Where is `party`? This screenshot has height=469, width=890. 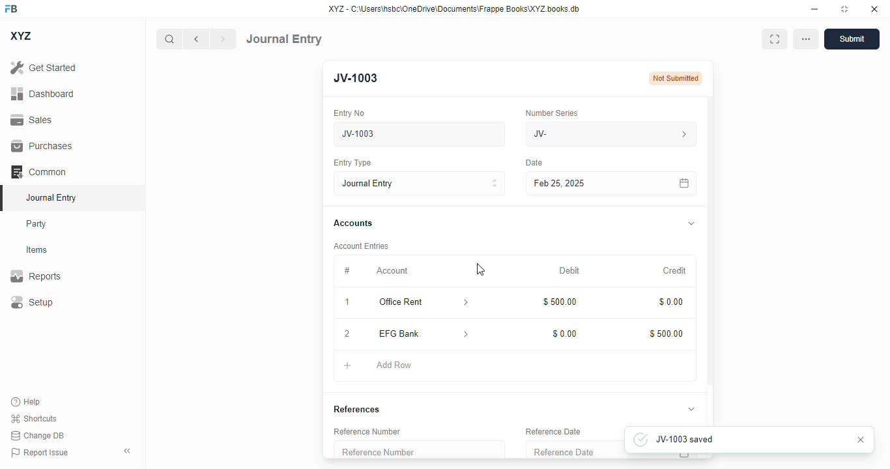
party is located at coordinates (36, 224).